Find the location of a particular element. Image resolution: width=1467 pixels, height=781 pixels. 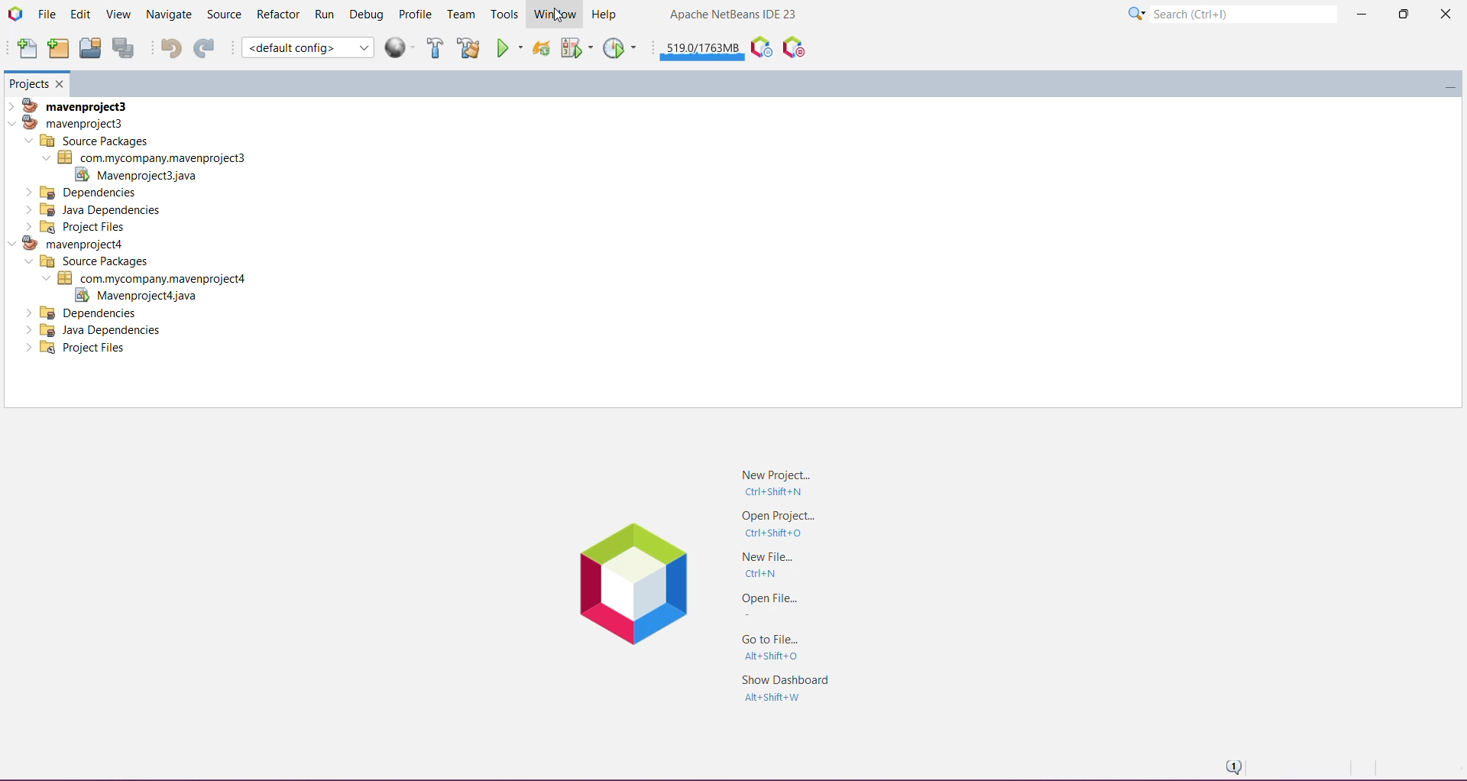

com.mycompany.mavenproject3 is located at coordinates (144, 157).